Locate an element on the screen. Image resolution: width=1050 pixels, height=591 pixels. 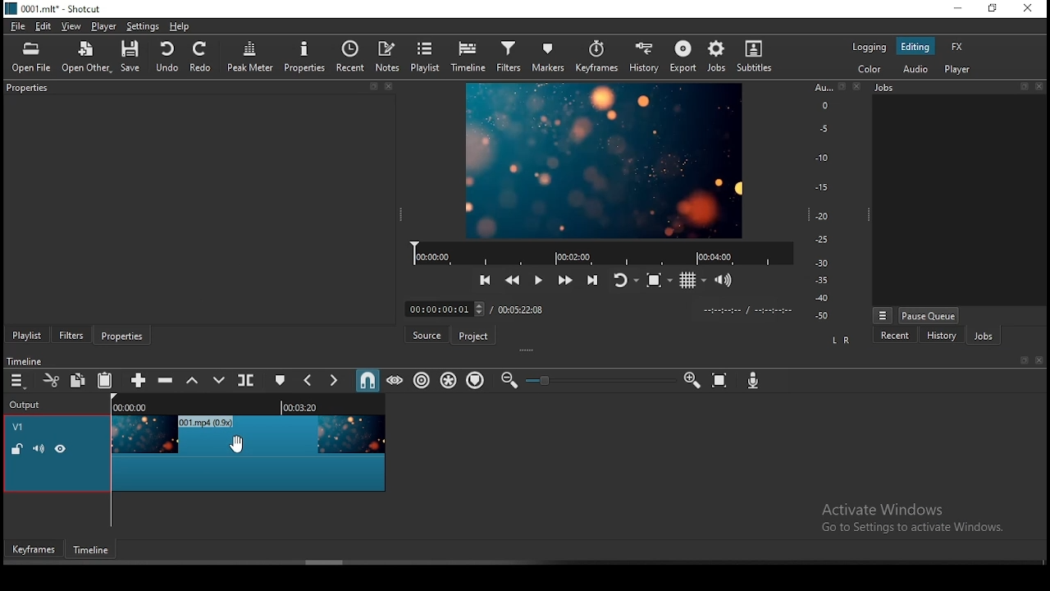
view is located at coordinates (71, 26).